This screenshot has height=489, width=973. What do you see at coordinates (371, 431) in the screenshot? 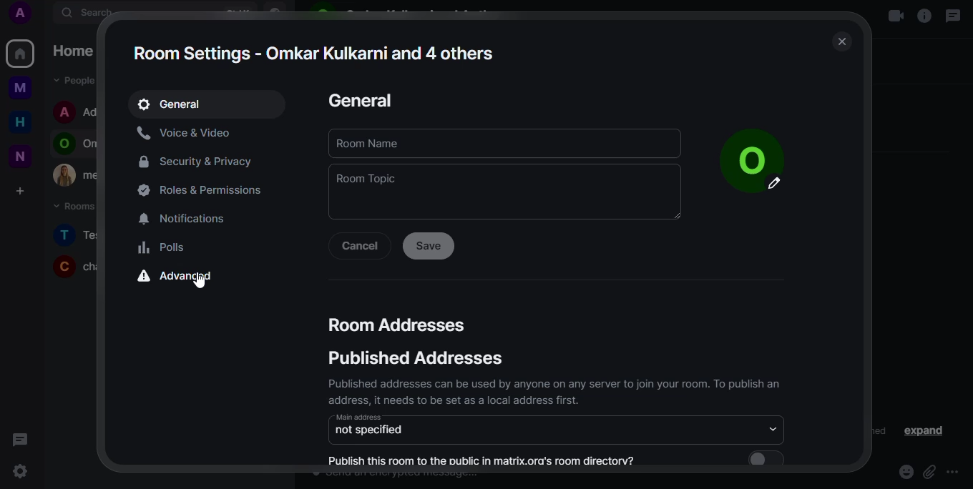
I see `not specified` at bounding box center [371, 431].